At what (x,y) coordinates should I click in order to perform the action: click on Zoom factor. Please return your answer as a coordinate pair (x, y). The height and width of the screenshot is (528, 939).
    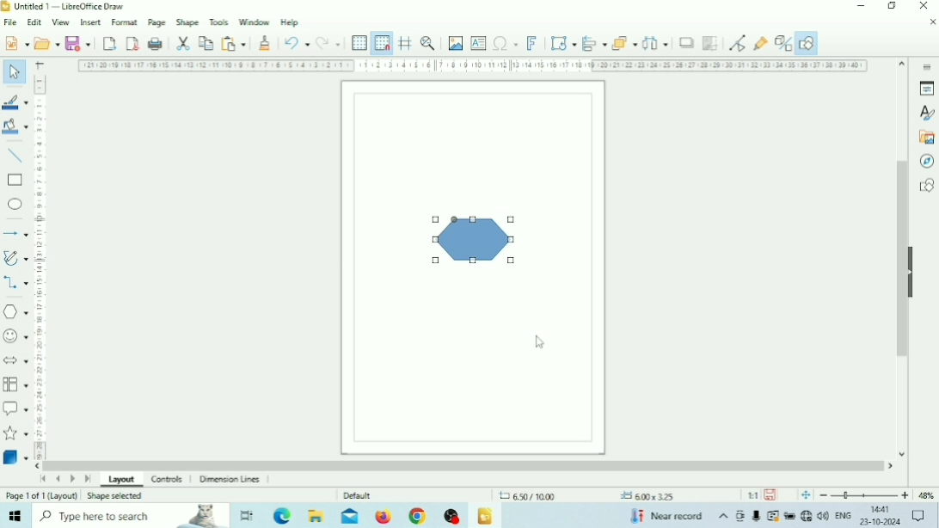
    Looking at the image, I should click on (926, 495).